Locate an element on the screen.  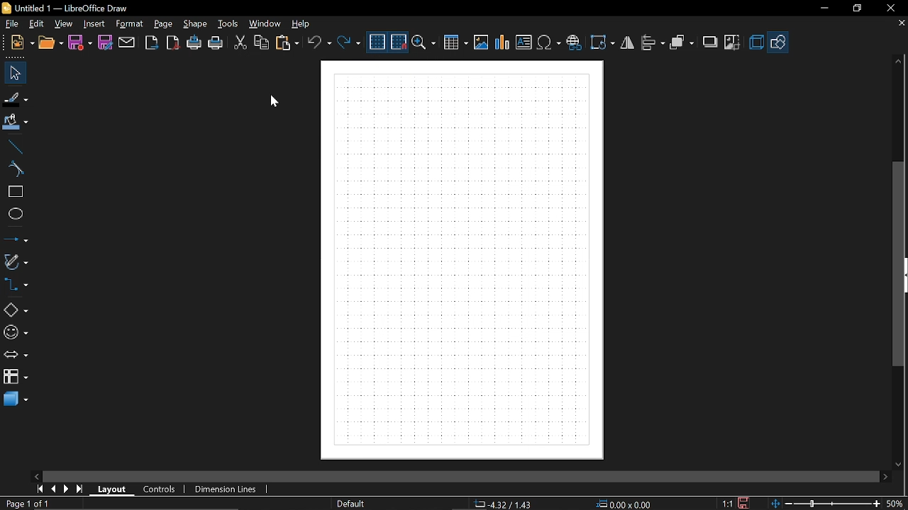
page style is located at coordinates (353, 504).